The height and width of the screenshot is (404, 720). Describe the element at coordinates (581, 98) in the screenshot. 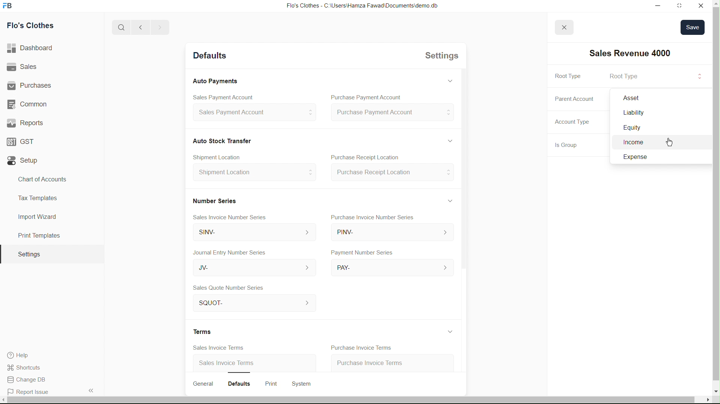

I see `Parent Account` at that location.